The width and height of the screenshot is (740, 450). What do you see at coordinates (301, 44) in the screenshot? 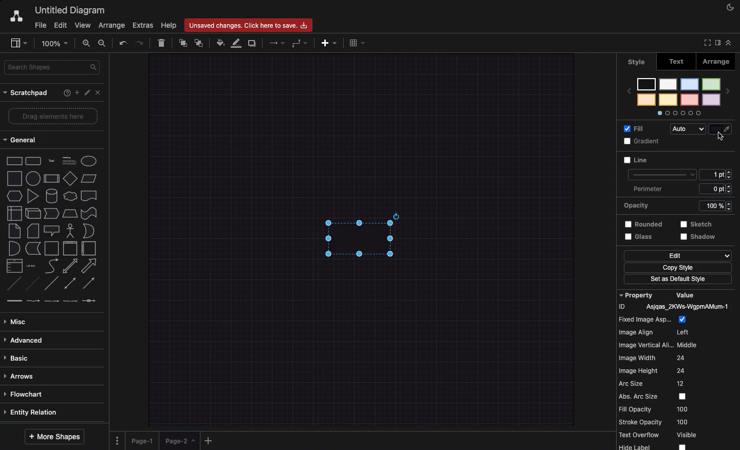
I see `Waypoints` at bounding box center [301, 44].